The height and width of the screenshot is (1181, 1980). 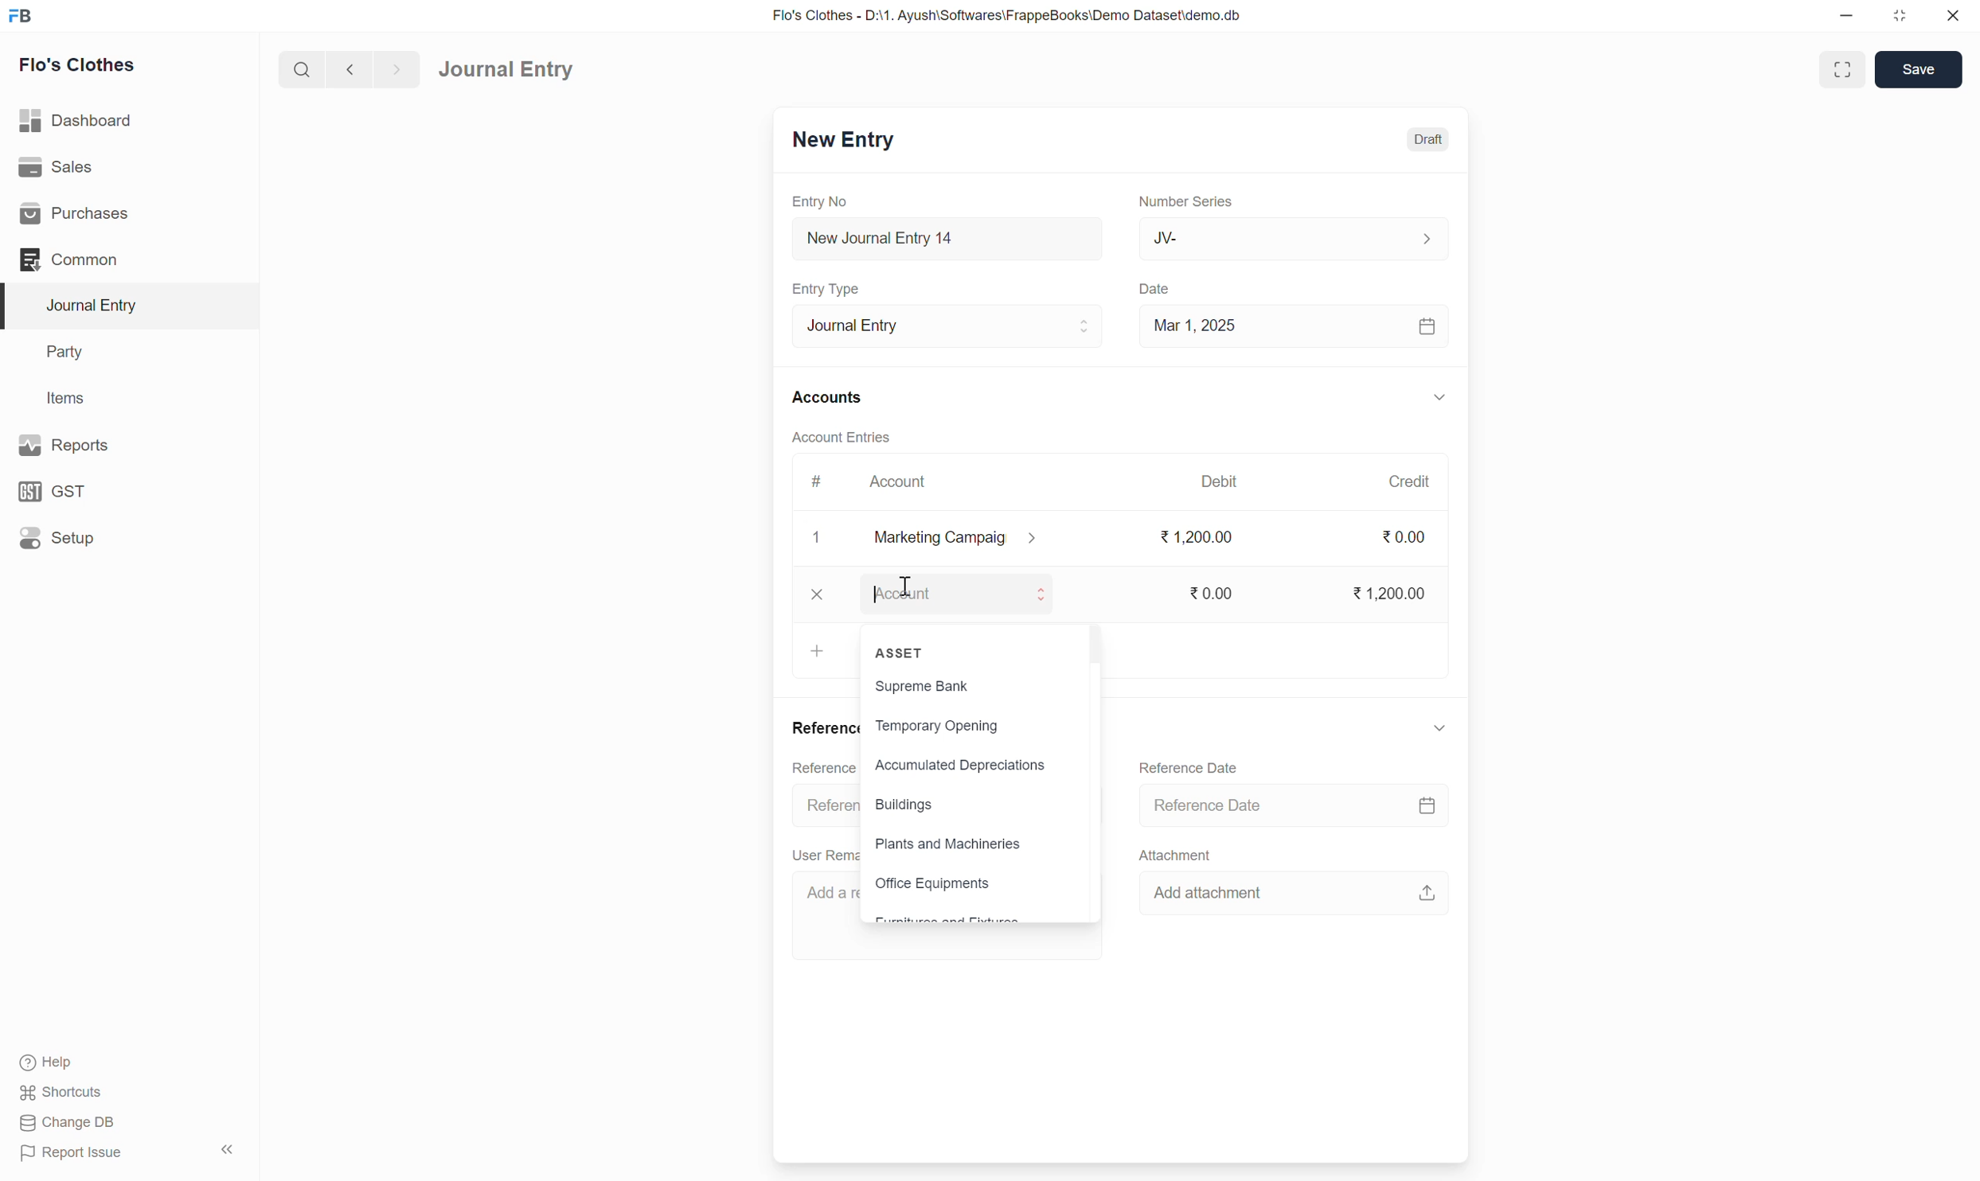 What do you see at coordinates (1192, 770) in the screenshot?
I see `Reference Date` at bounding box center [1192, 770].